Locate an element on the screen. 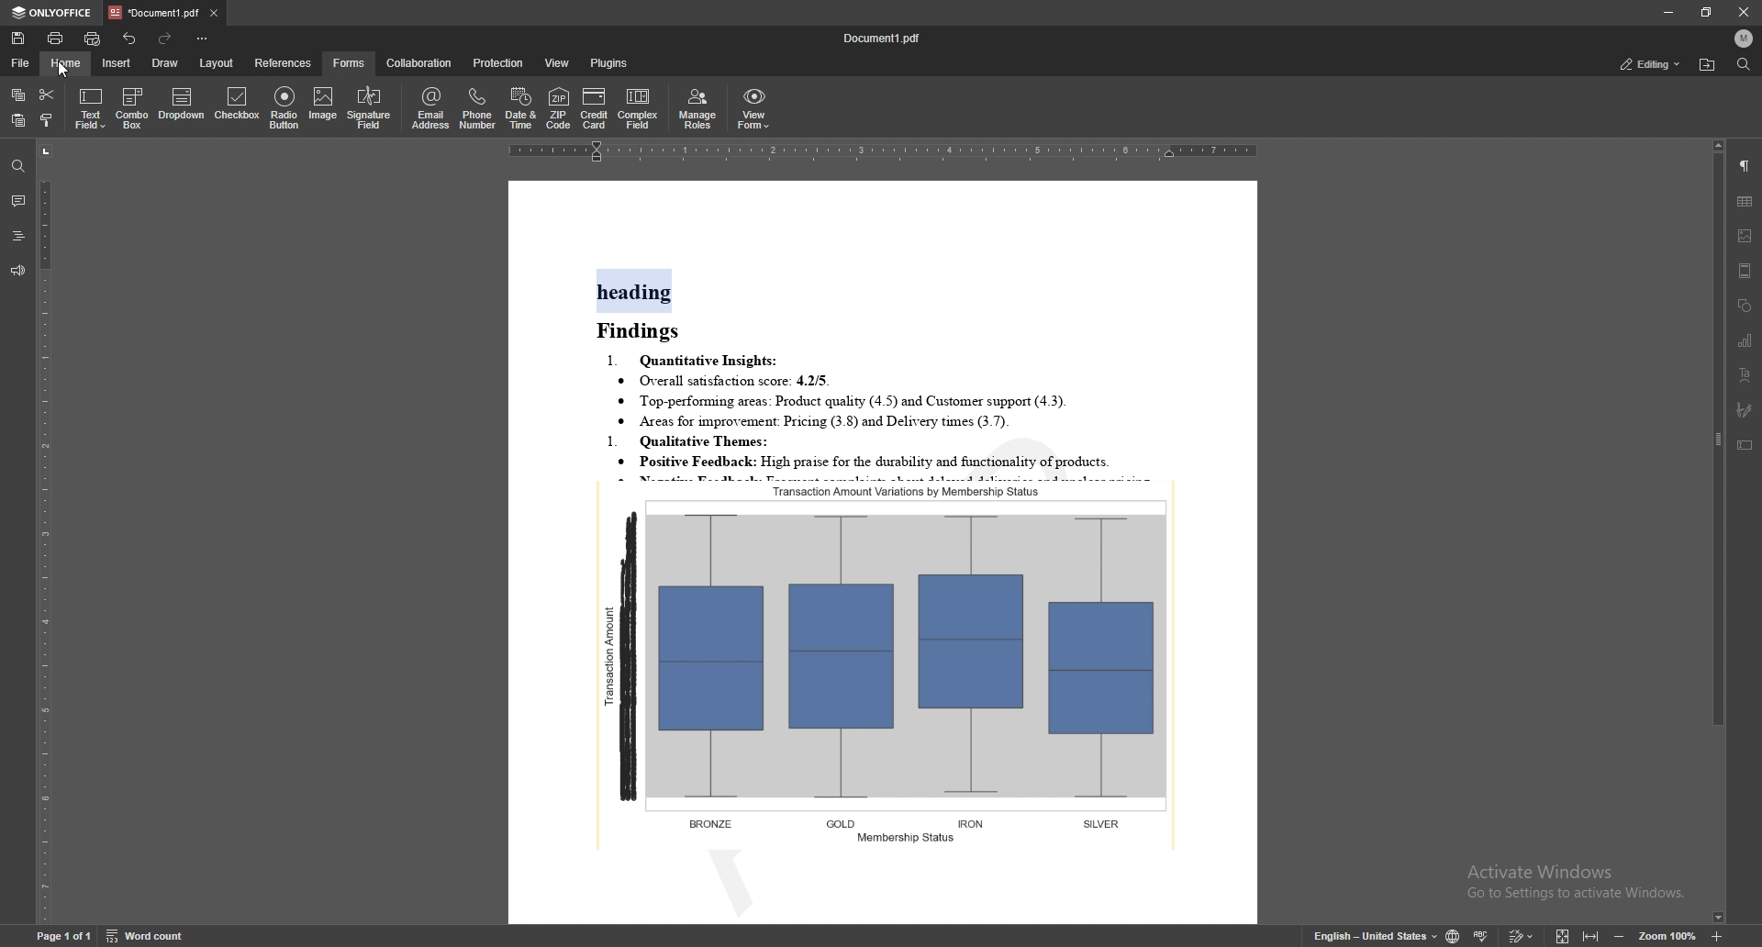 This screenshot has height=947, width=1762. home is located at coordinates (67, 62).